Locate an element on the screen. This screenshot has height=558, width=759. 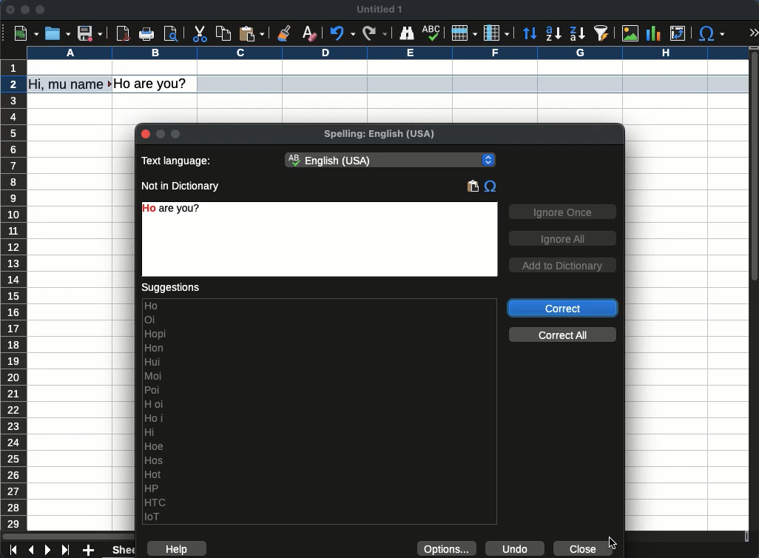
row selected is located at coordinates (473, 84).